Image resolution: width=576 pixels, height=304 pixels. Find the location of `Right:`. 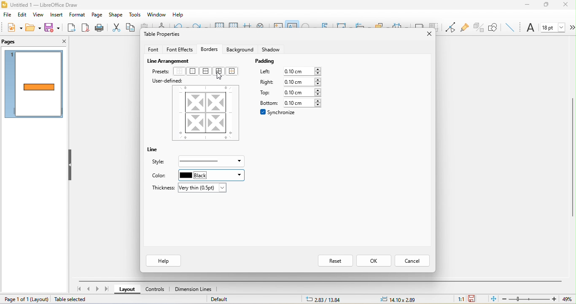

Right: is located at coordinates (266, 82).